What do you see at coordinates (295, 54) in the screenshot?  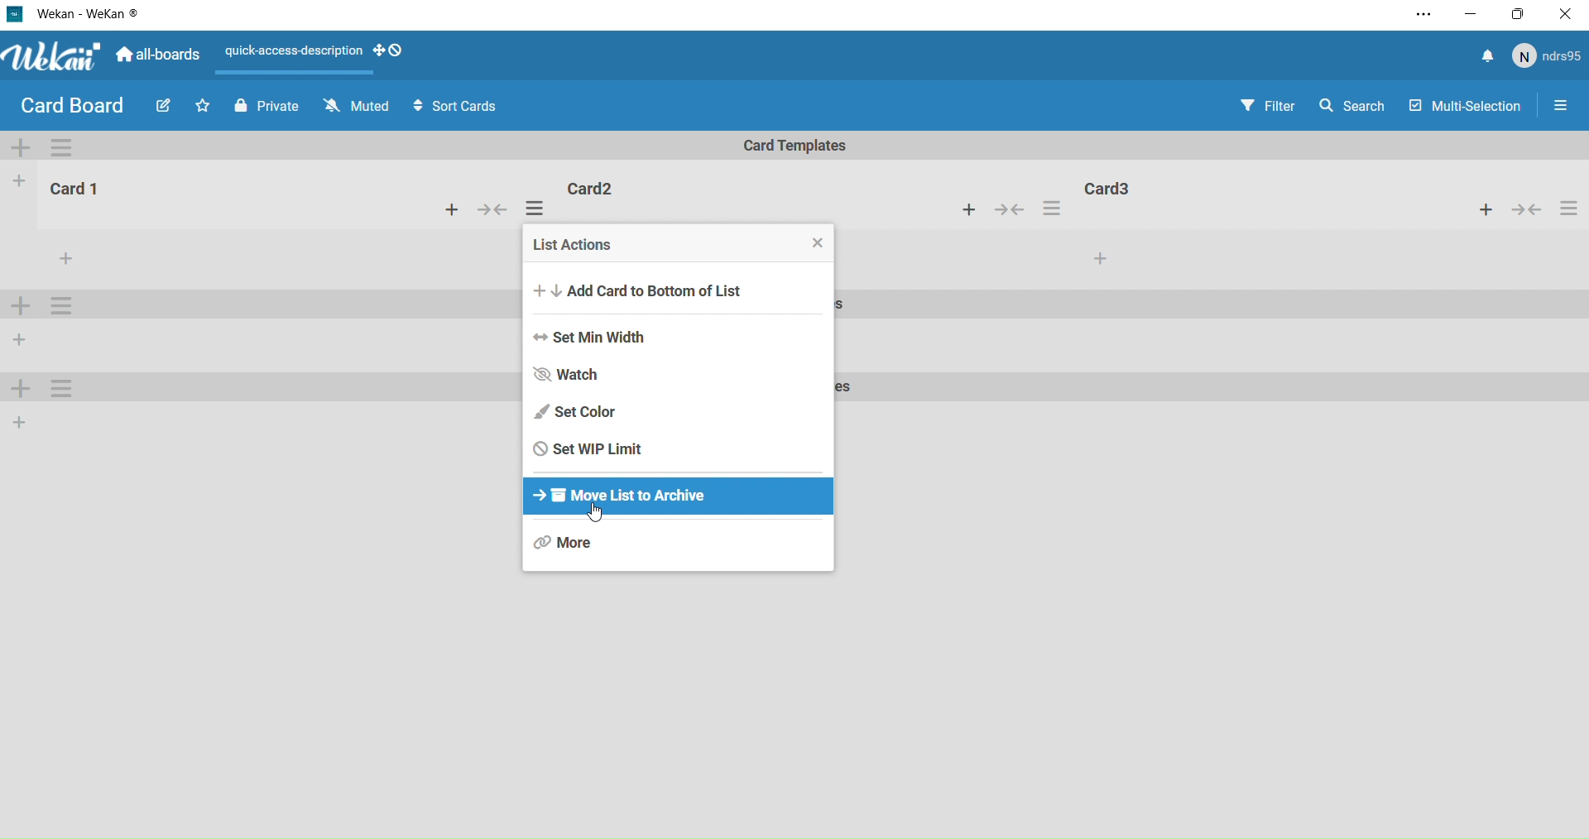 I see `Actions` at bounding box center [295, 54].